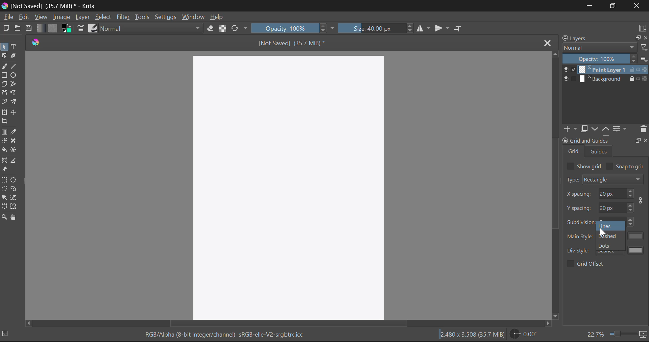  Describe the element at coordinates (41, 17) in the screenshot. I see `View` at that location.